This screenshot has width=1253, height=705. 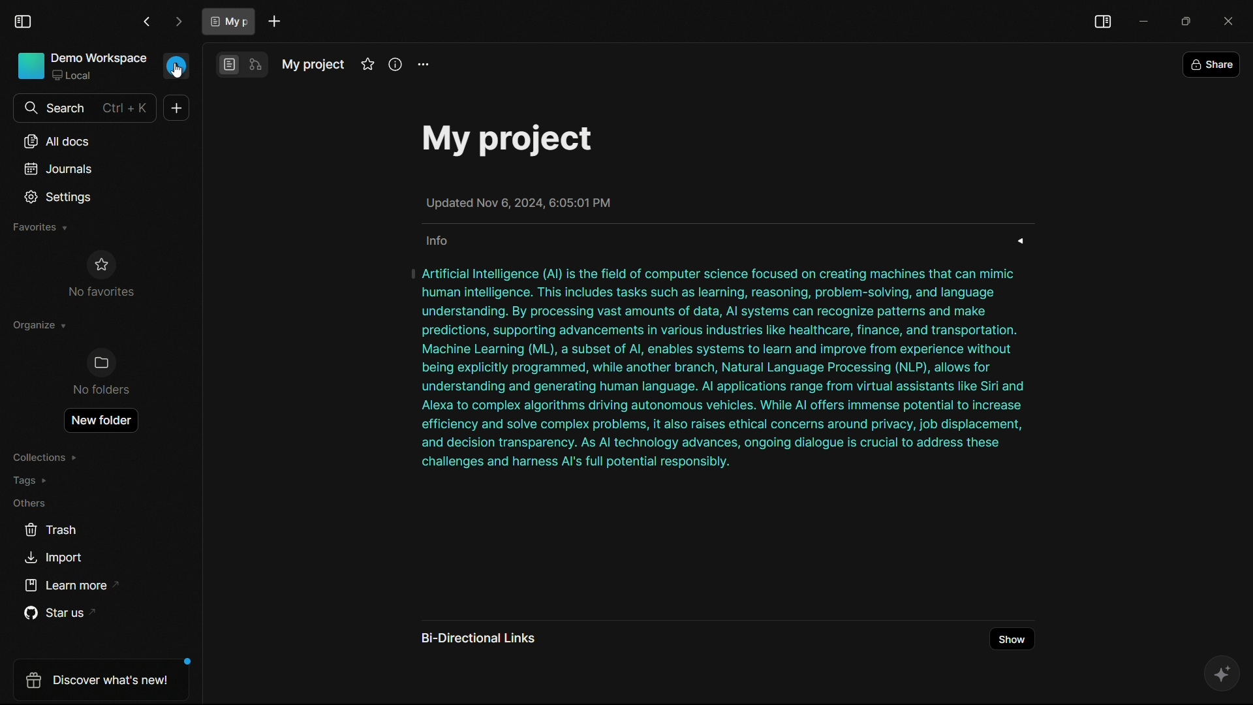 What do you see at coordinates (1021, 241) in the screenshot?
I see `expand` at bounding box center [1021, 241].